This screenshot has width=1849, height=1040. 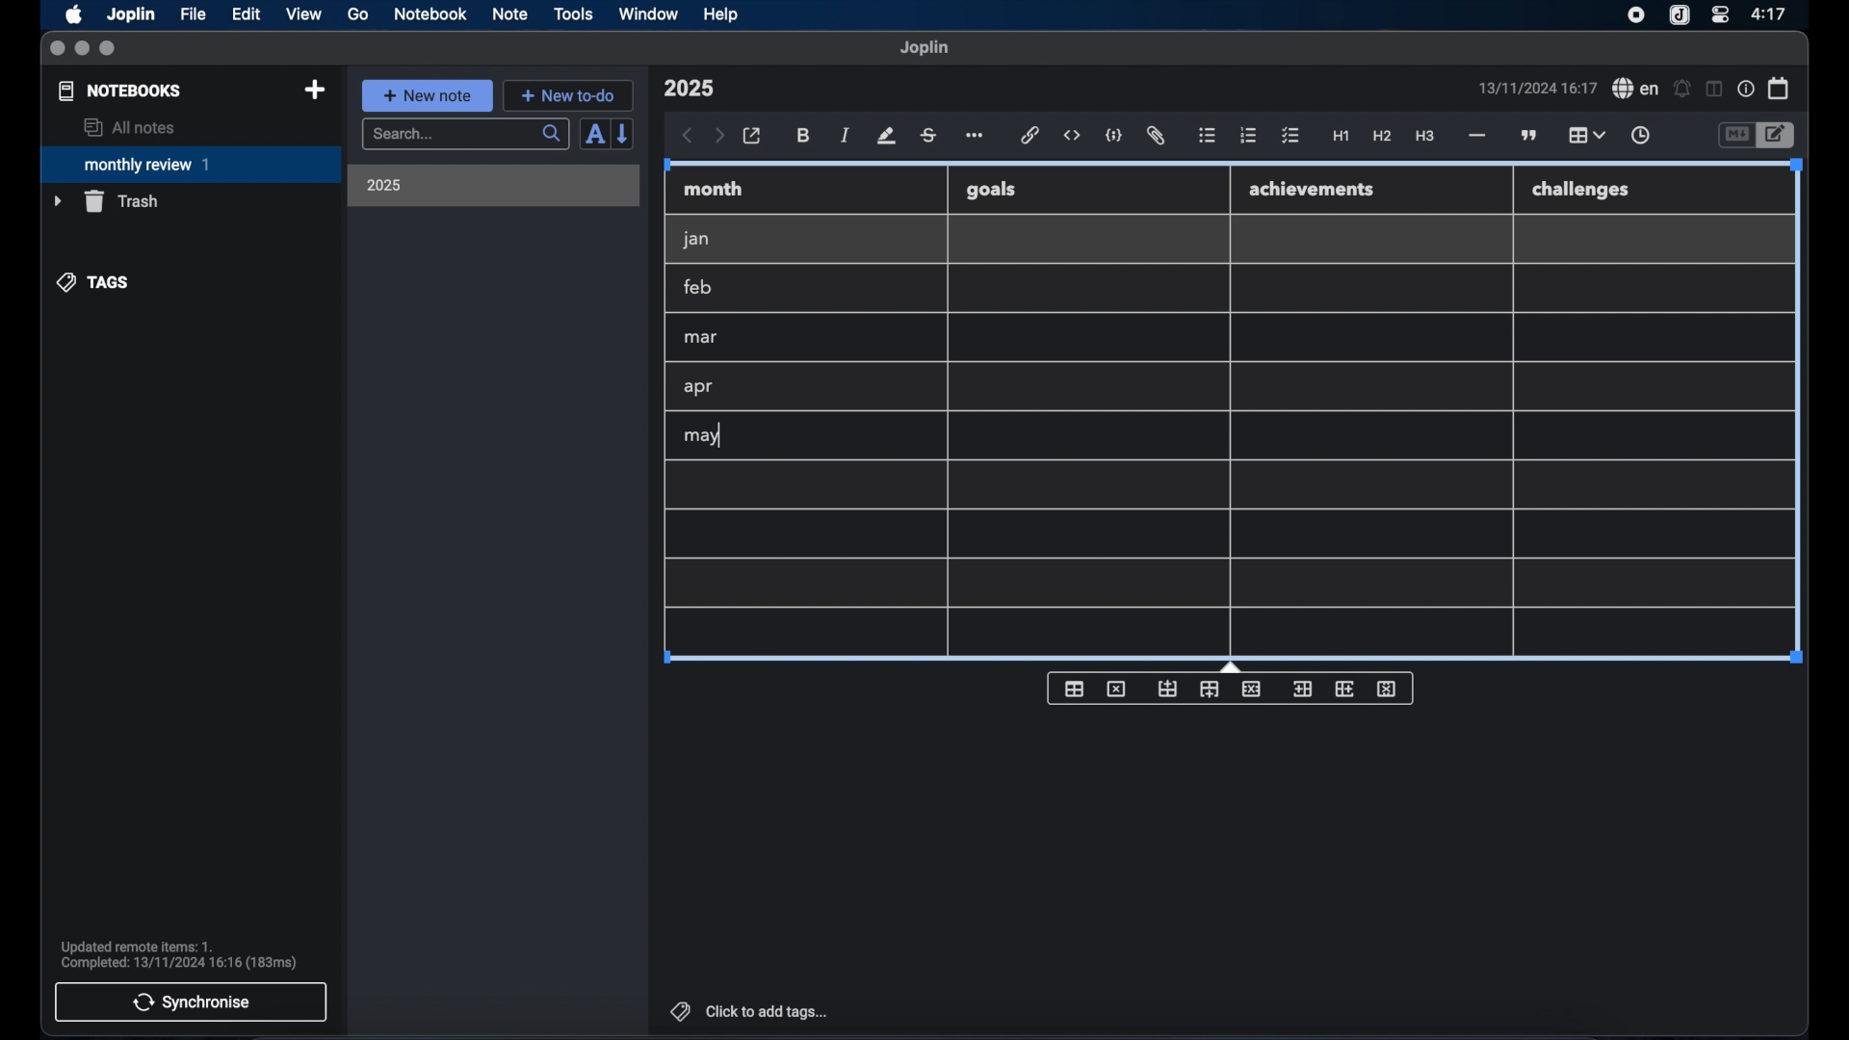 I want to click on insert time, so click(x=1640, y=136).